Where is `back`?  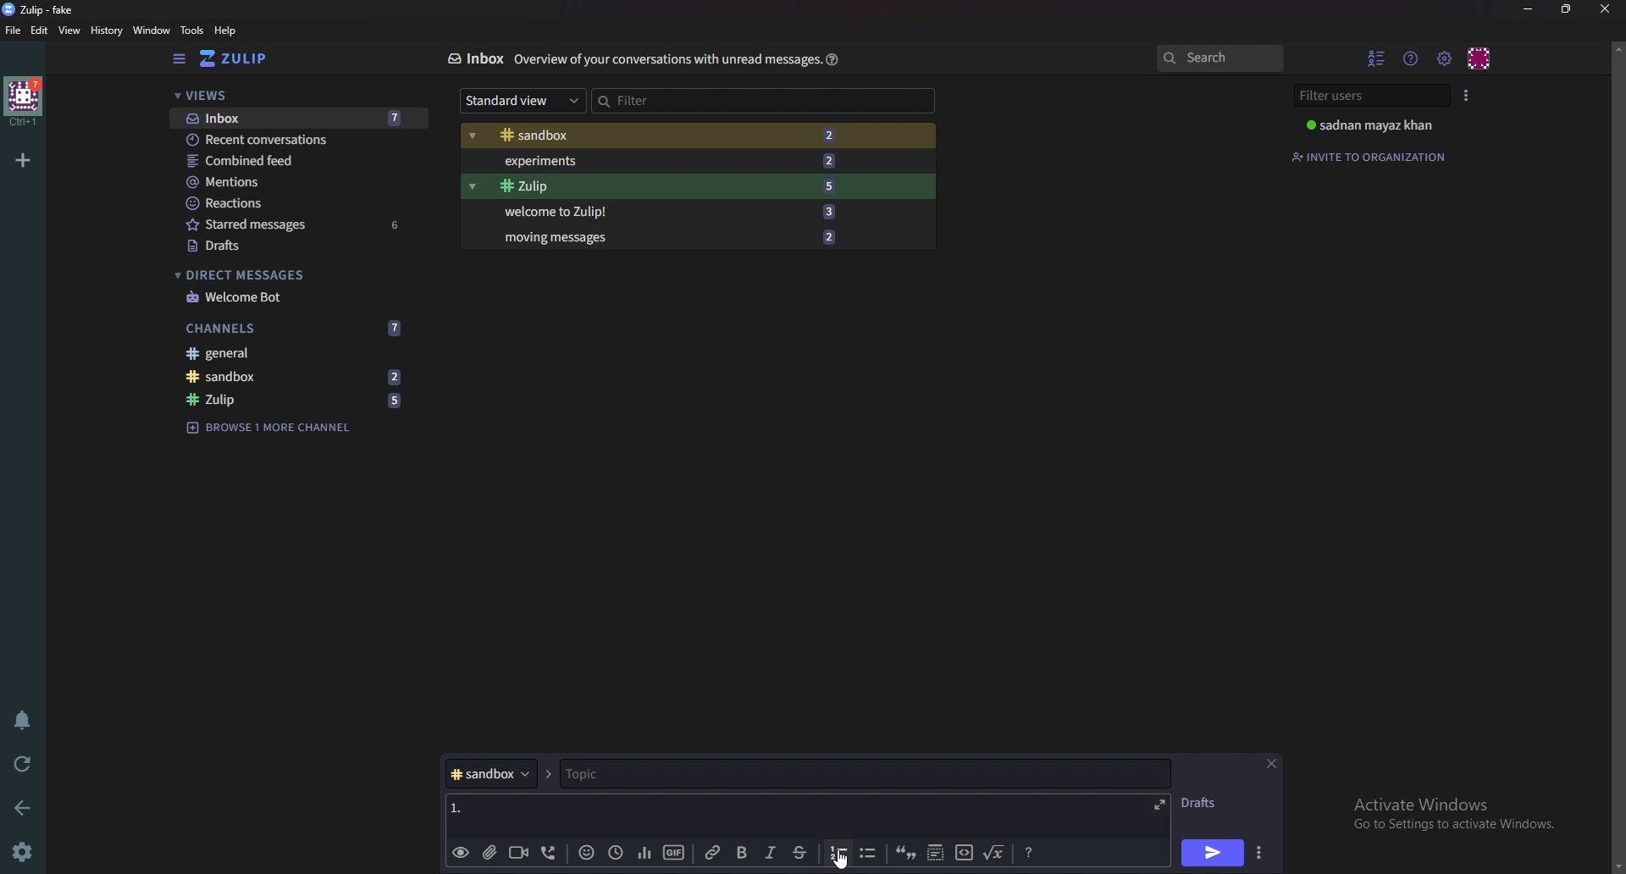 back is located at coordinates (26, 805).